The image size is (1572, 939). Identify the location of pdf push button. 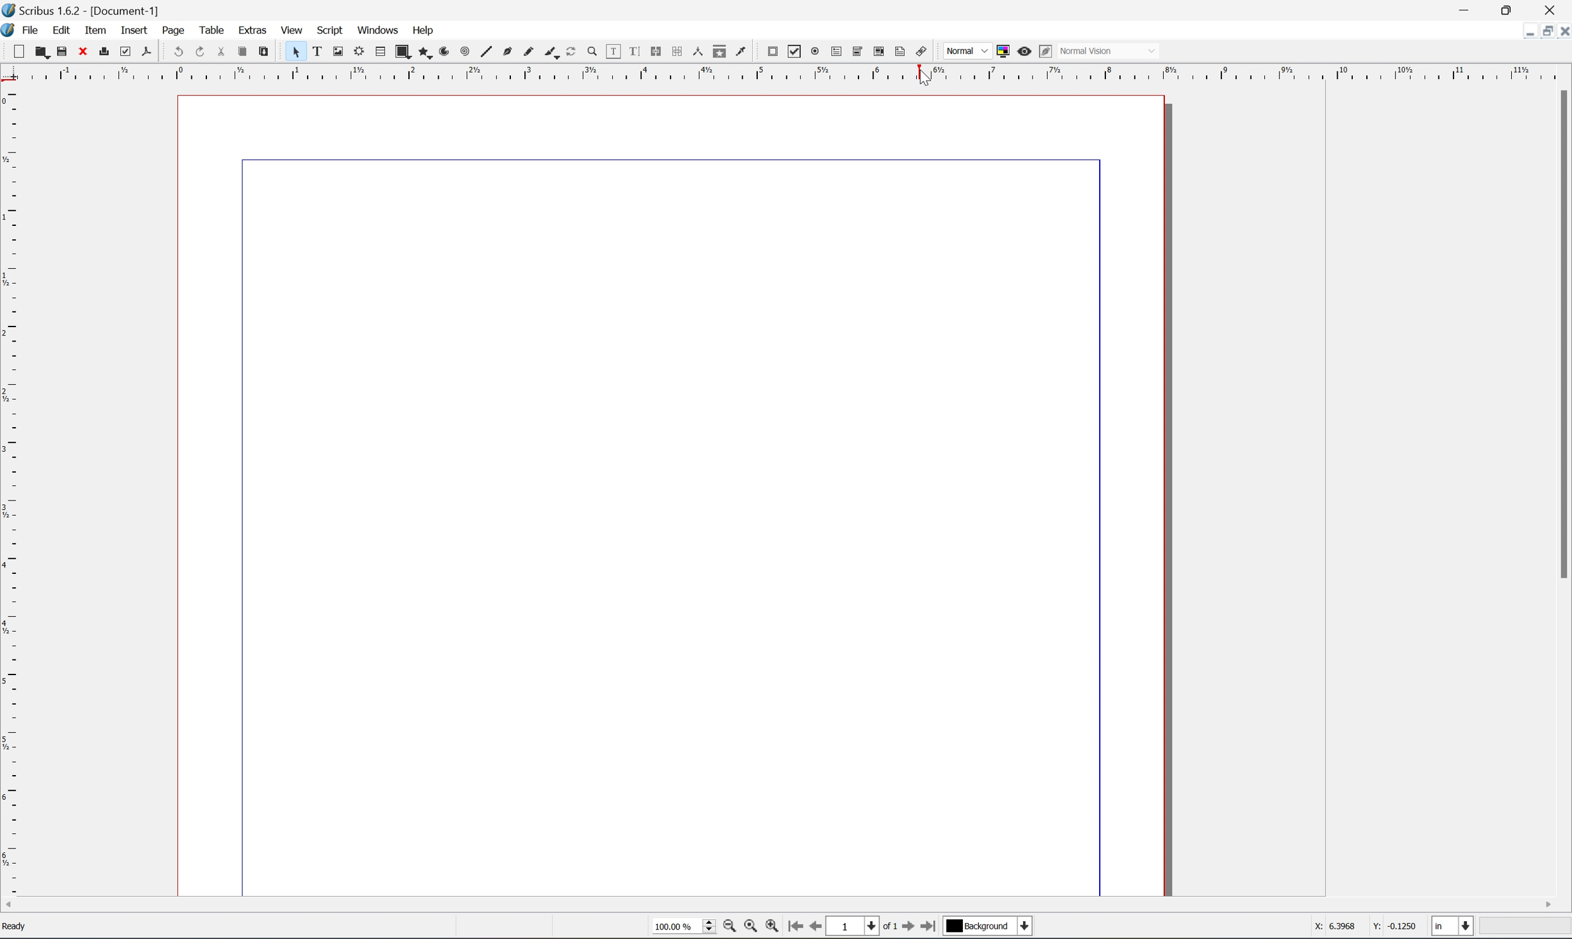
(773, 52).